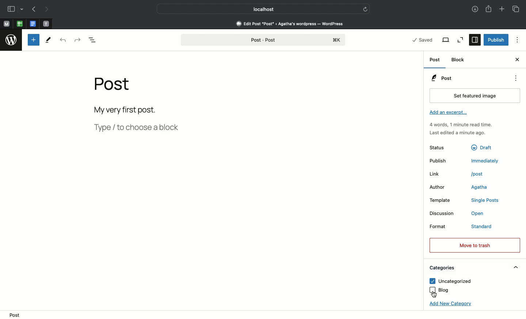 Image resolution: width=526 pixels, height=319 pixels. I want to click on Add an excerpt, so click(450, 113).